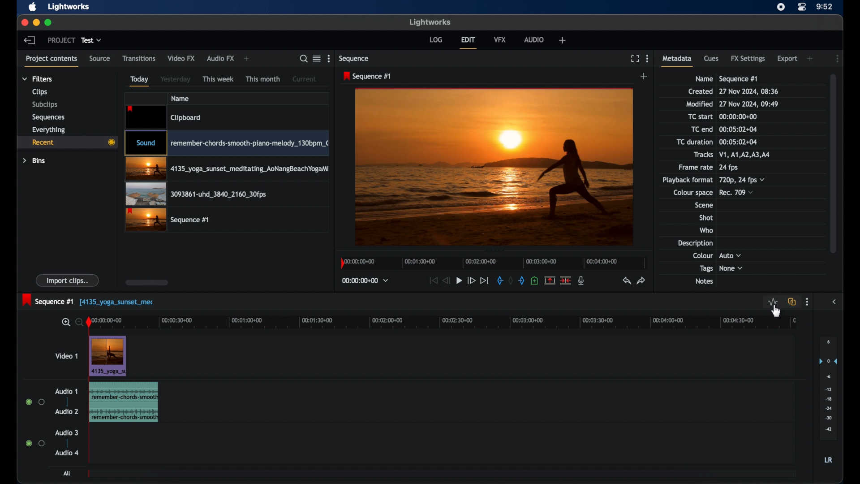 The image size is (860, 484). What do you see at coordinates (48, 130) in the screenshot?
I see `everything` at bounding box center [48, 130].